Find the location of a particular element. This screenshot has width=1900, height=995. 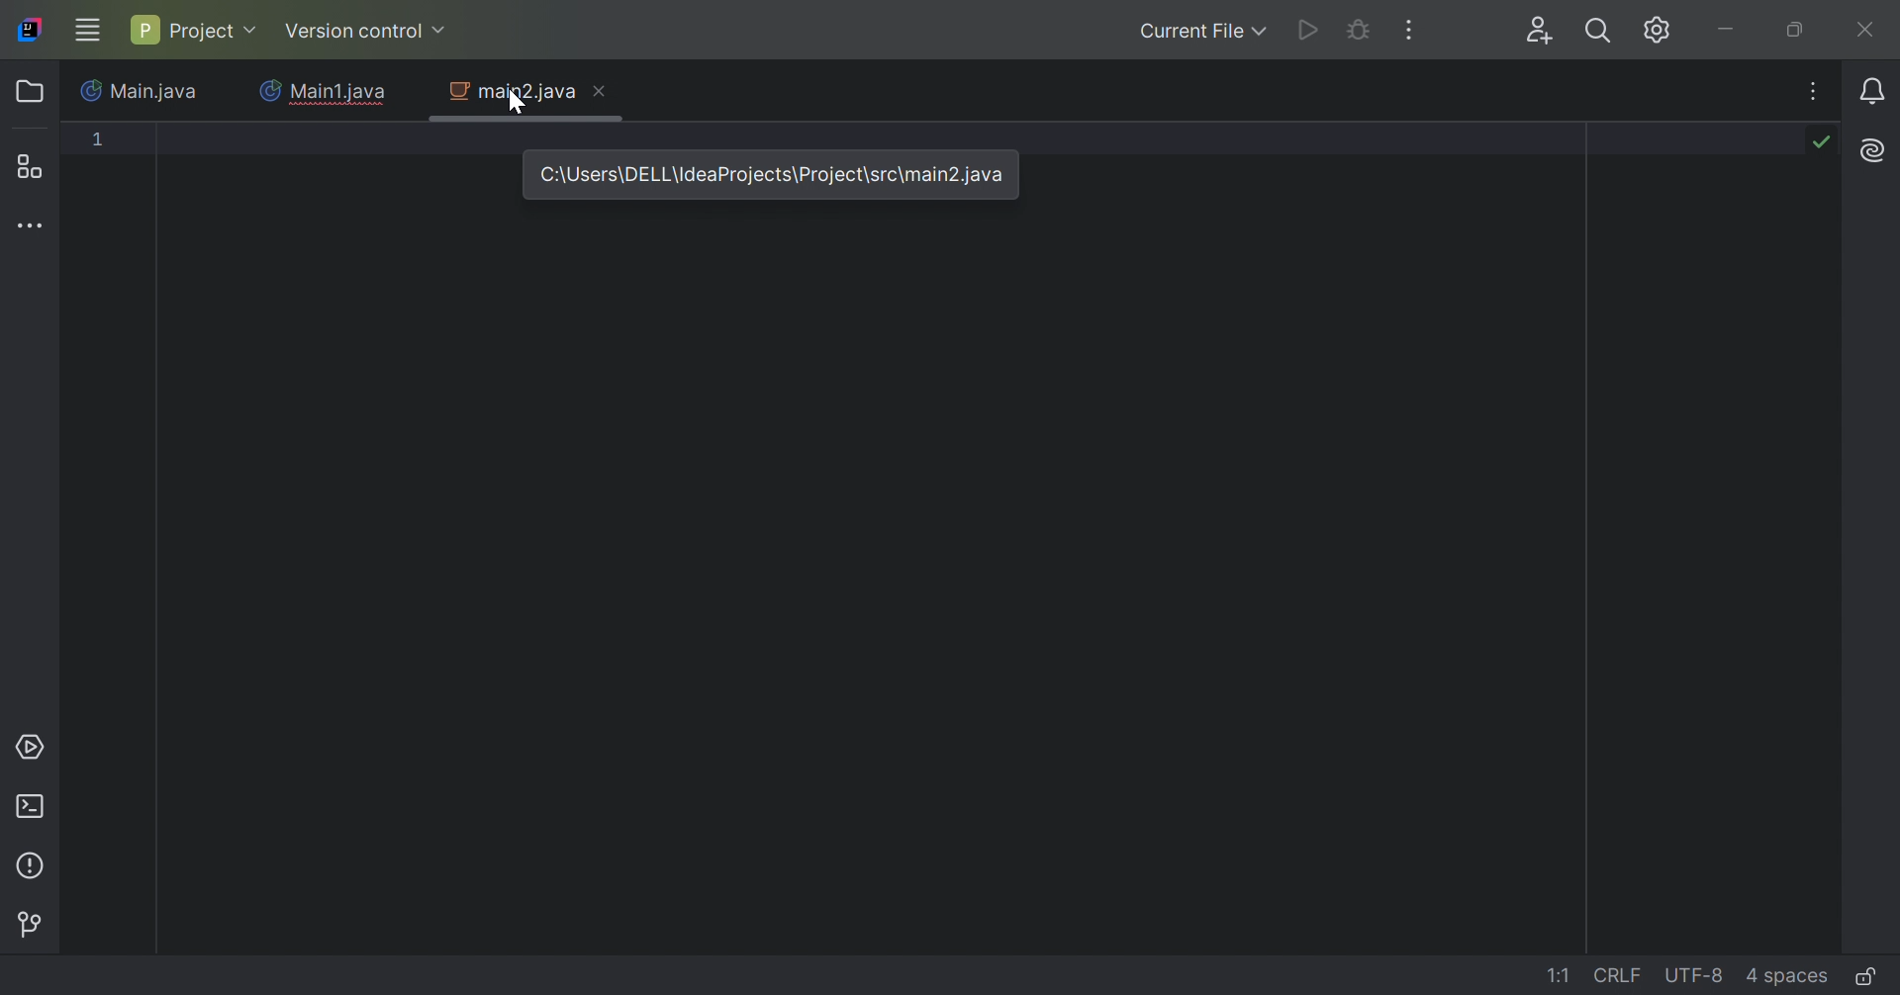

UTF-8 is located at coordinates (1699, 975).